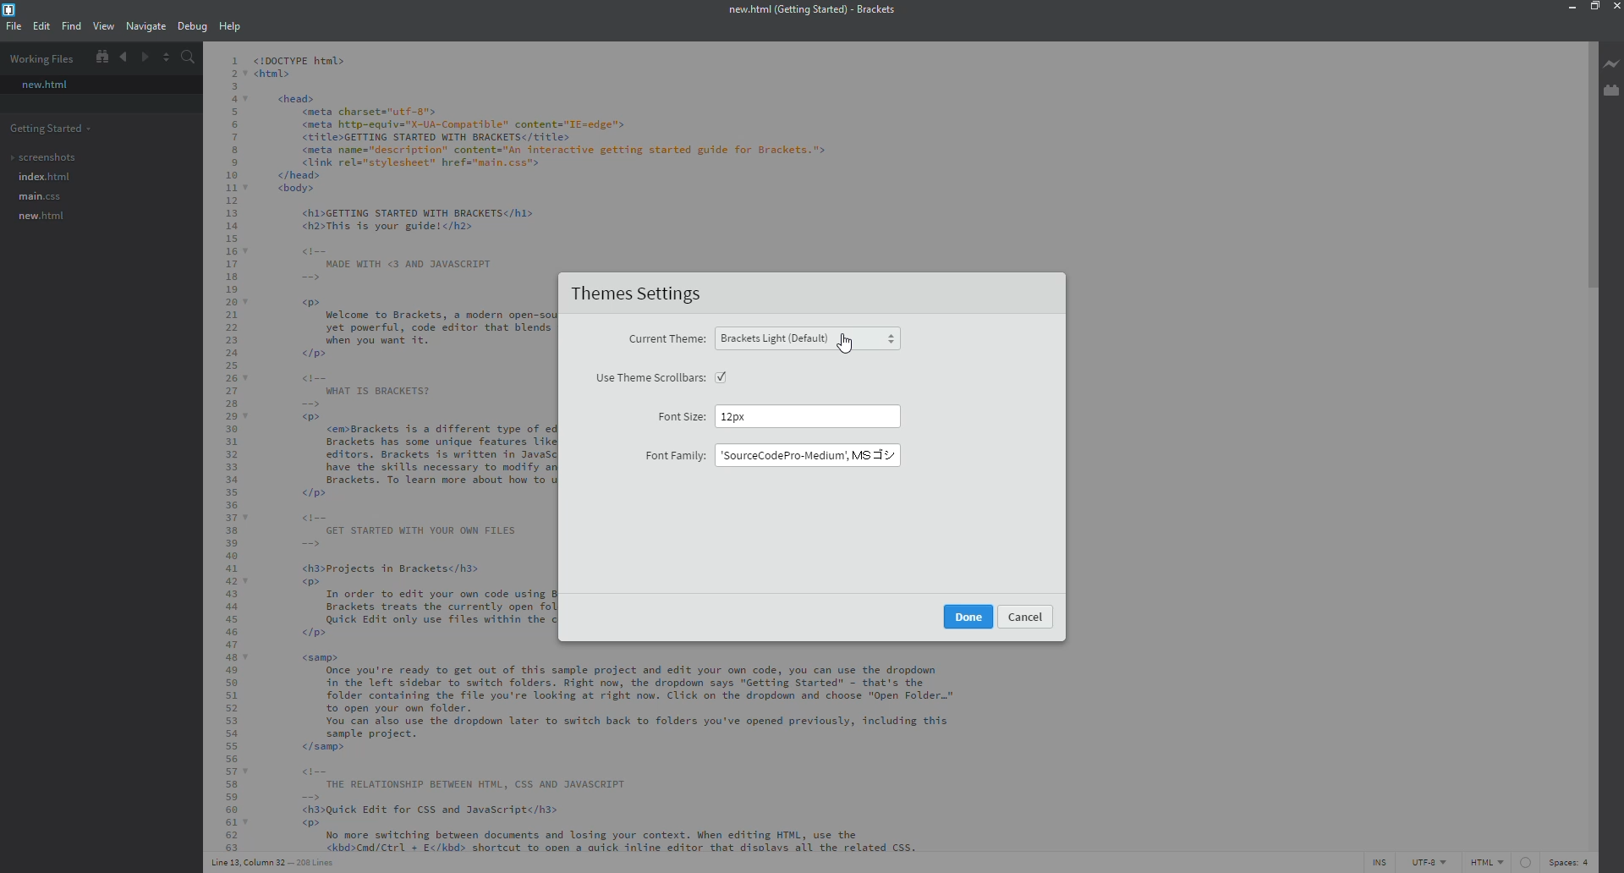 The image size is (1624, 873). What do you see at coordinates (52, 129) in the screenshot?
I see `getting started` at bounding box center [52, 129].